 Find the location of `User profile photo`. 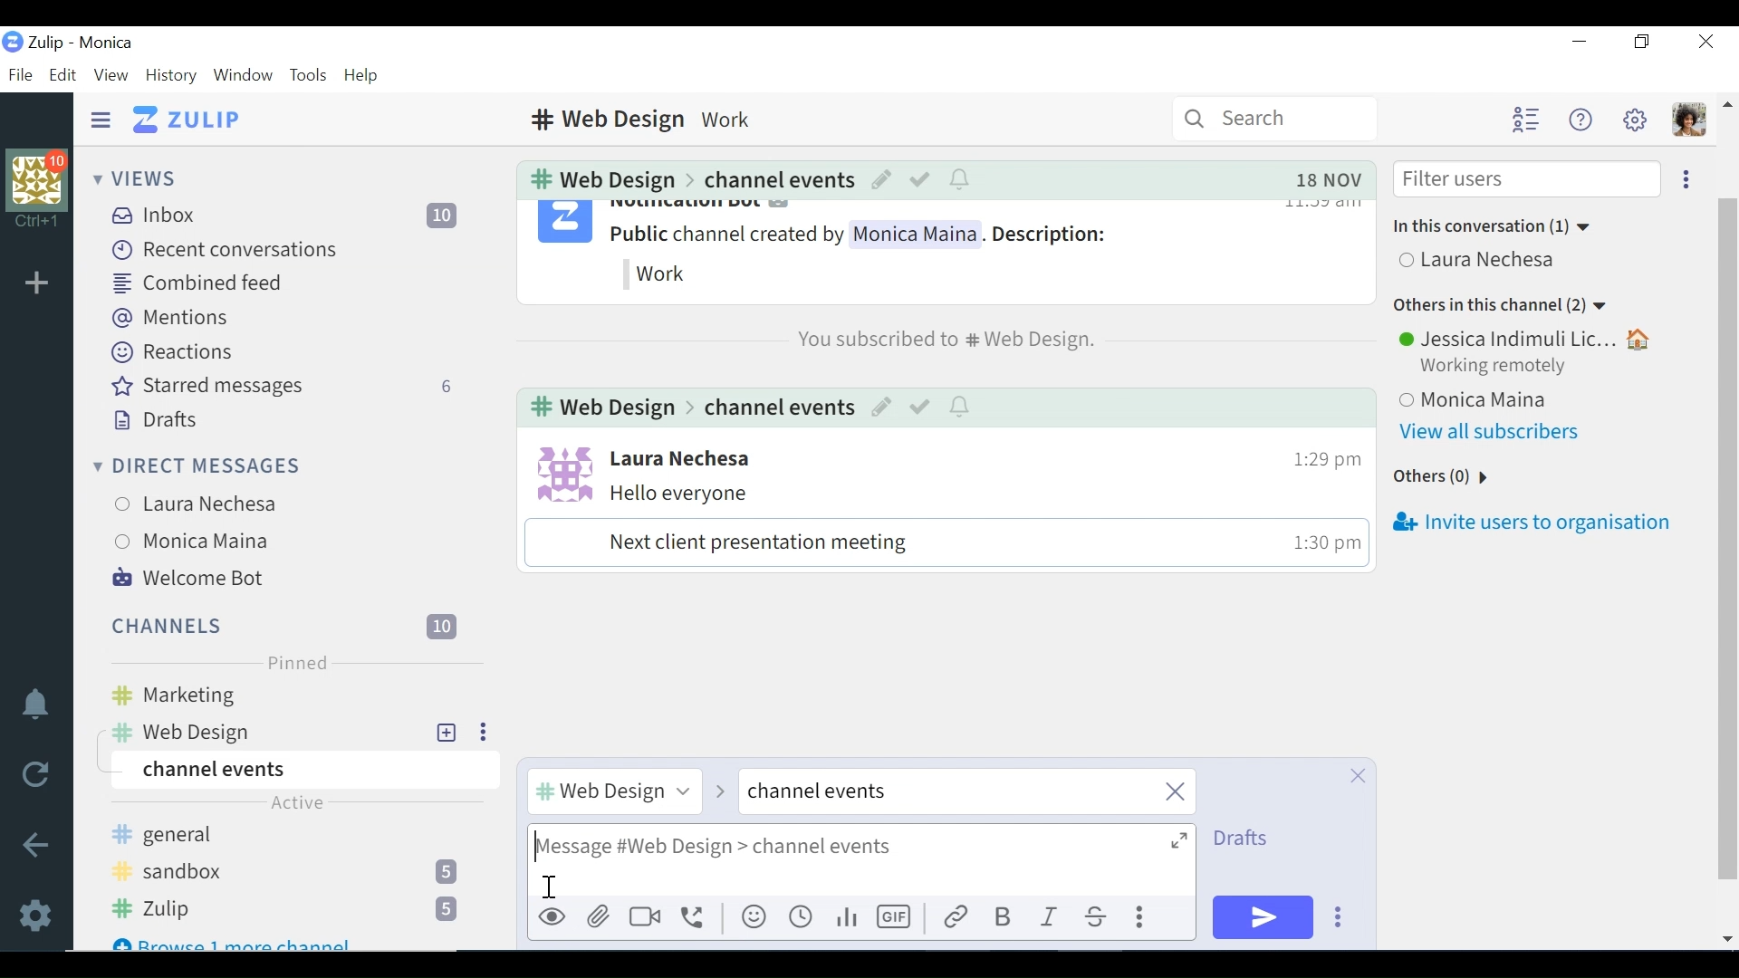

User profile photo is located at coordinates (559, 472).